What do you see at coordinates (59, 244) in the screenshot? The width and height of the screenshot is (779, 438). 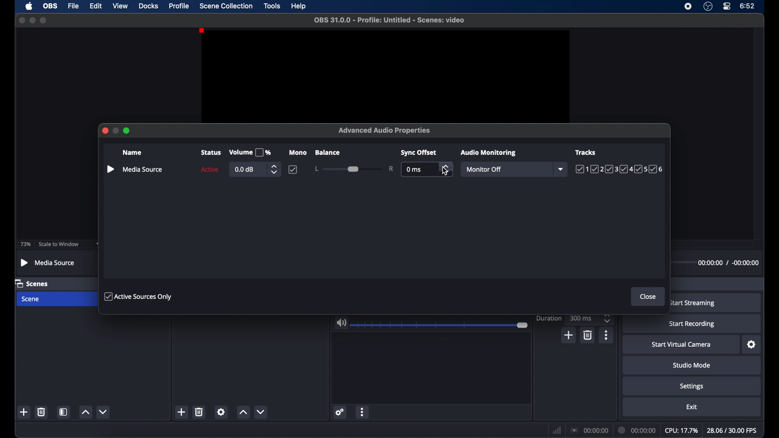 I see `scale to window` at bounding box center [59, 244].